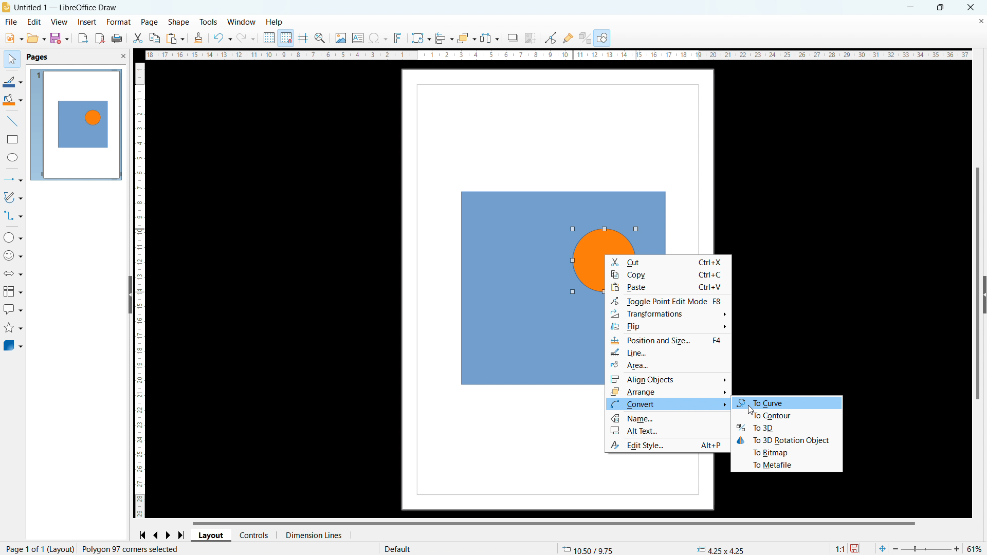  I want to click on insert image, so click(341, 38).